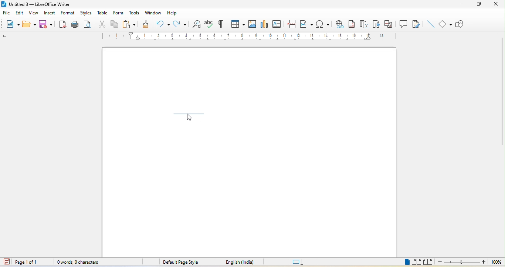 Image resolution: width=505 pixels, height=267 pixels. What do you see at coordinates (278, 24) in the screenshot?
I see `text box` at bounding box center [278, 24].